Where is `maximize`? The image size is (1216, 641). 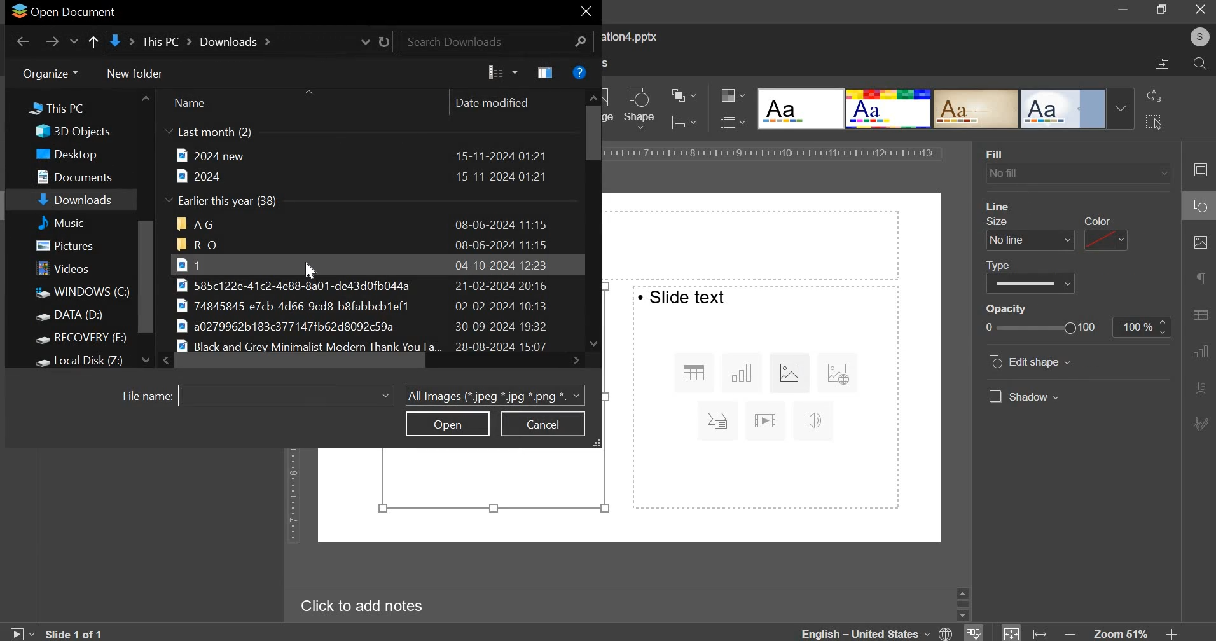 maximize is located at coordinates (1163, 9).